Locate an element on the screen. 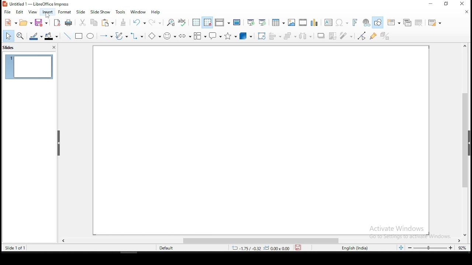 This screenshot has height=265, width=472. window is located at coordinates (138, 12).